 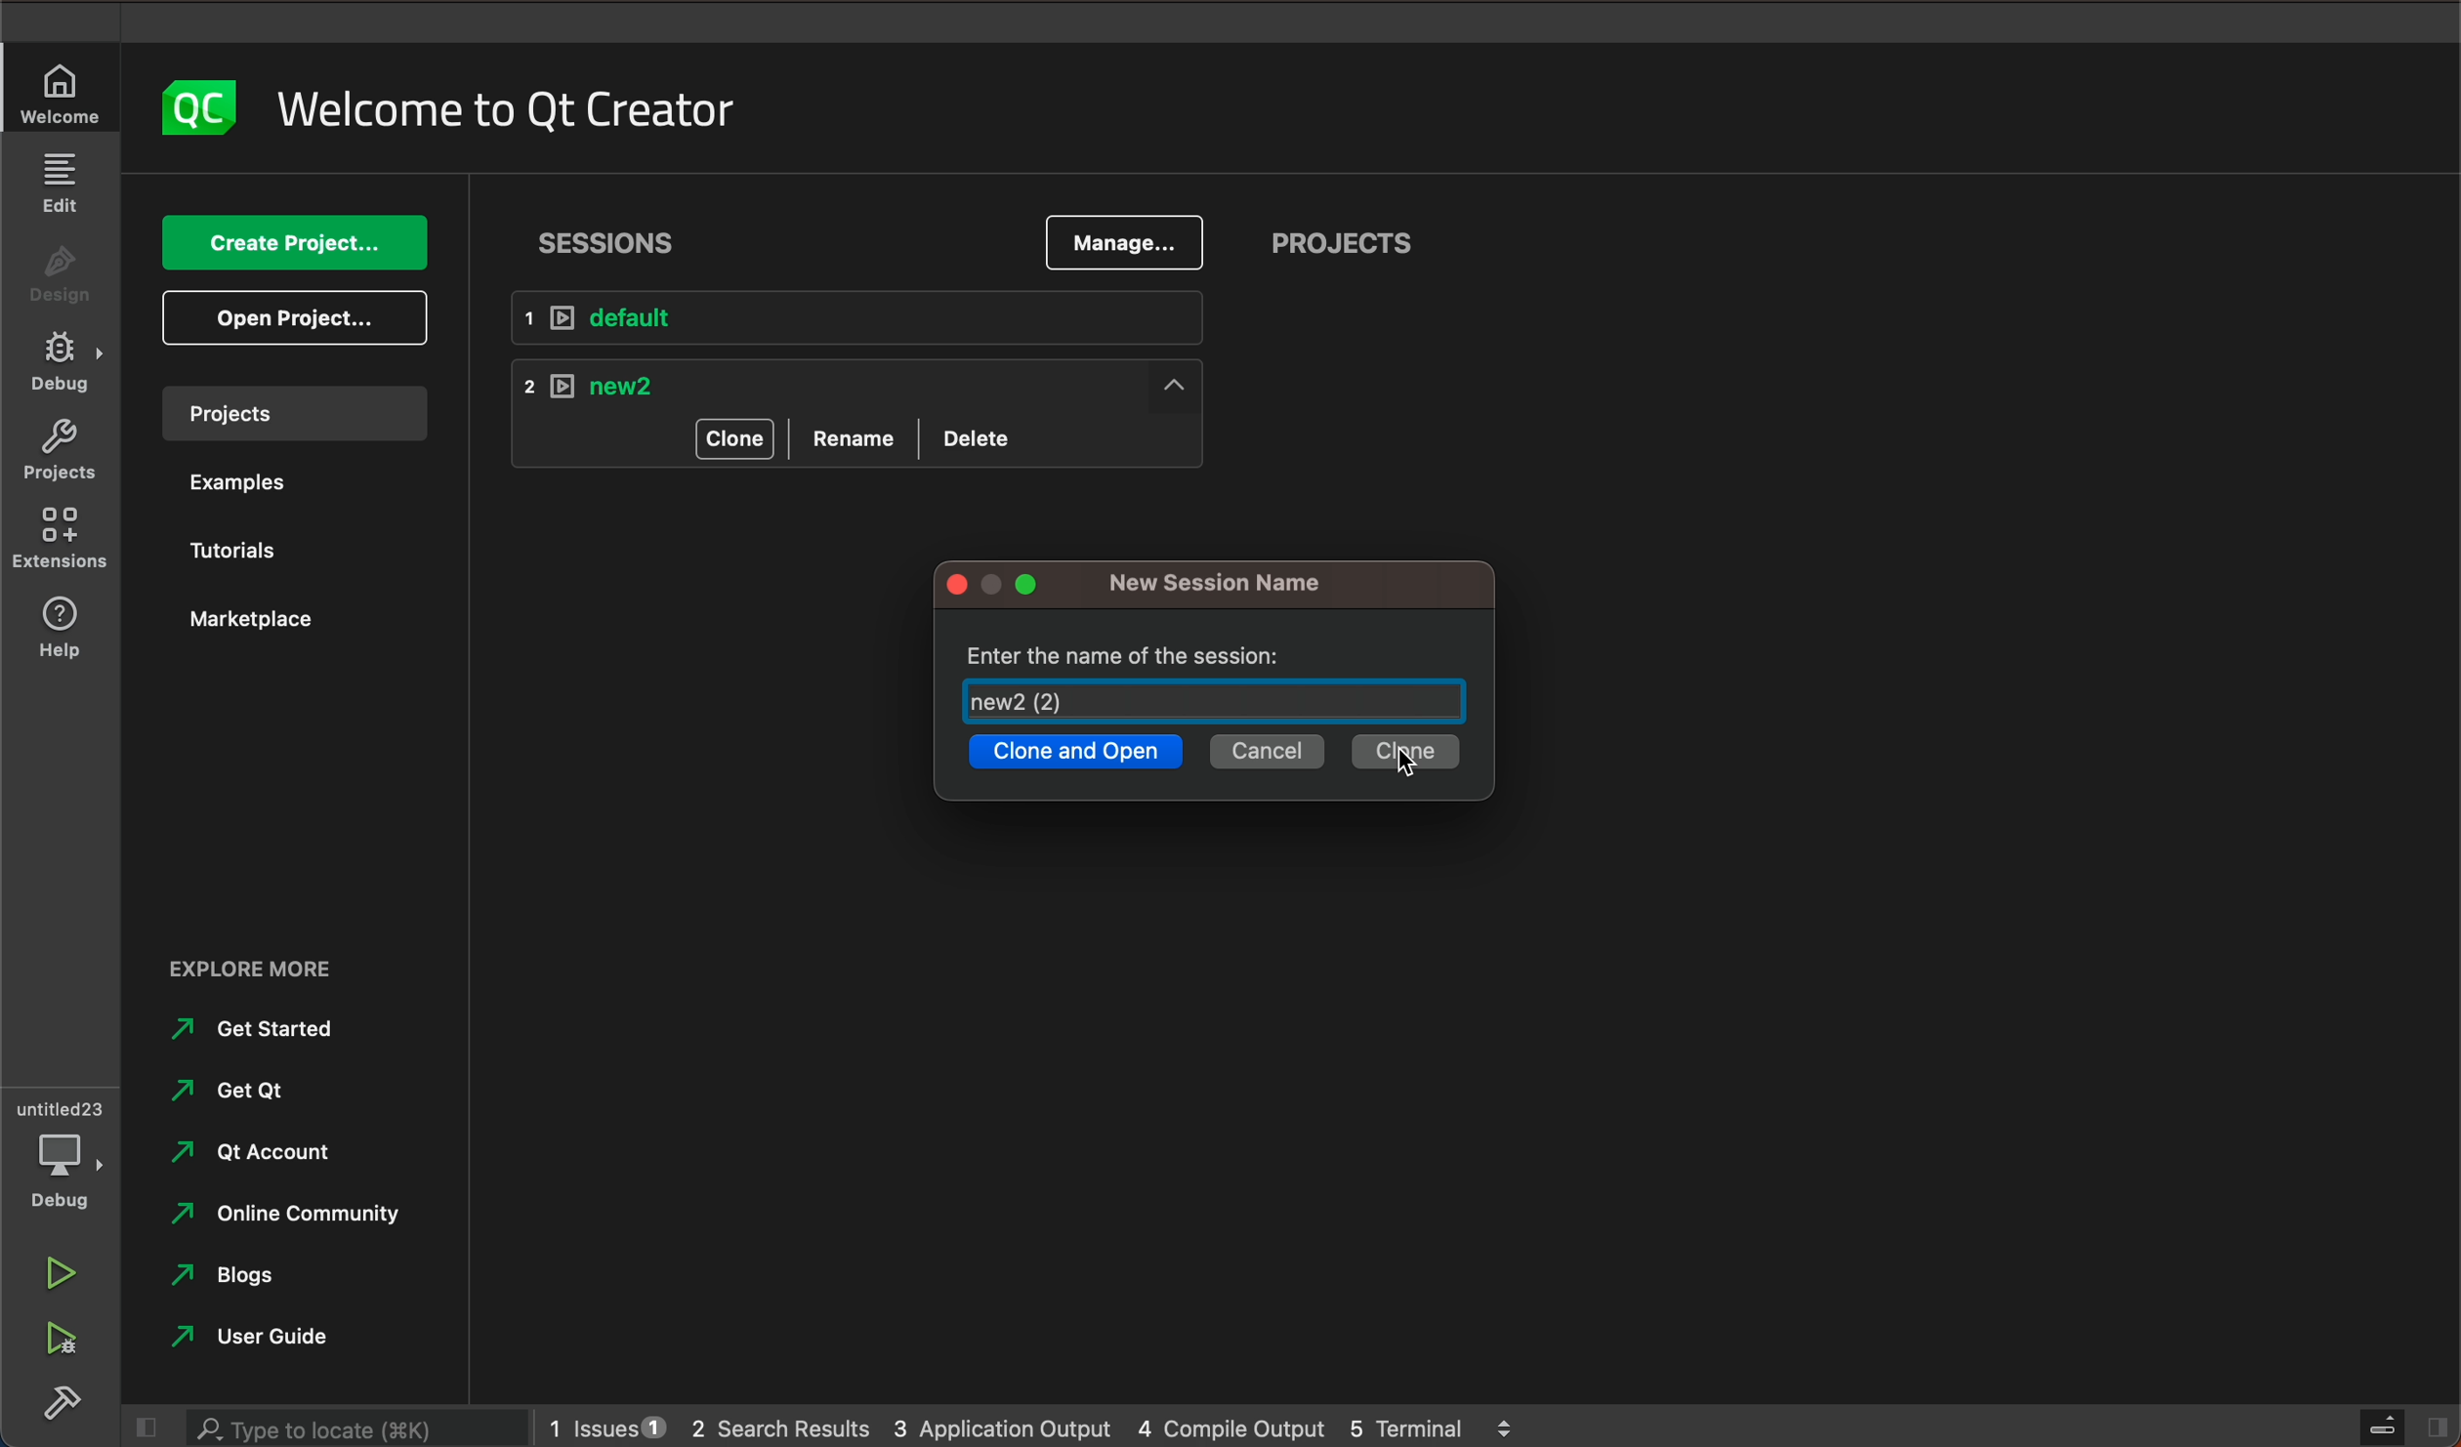 I want to click on clone and open, so click(x=1074, y=757).